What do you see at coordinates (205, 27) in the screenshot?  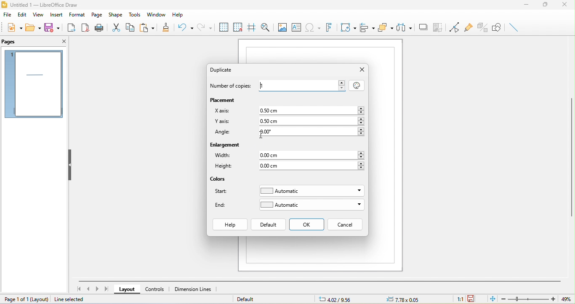 I see `redo` at bounding box center [205, 27].